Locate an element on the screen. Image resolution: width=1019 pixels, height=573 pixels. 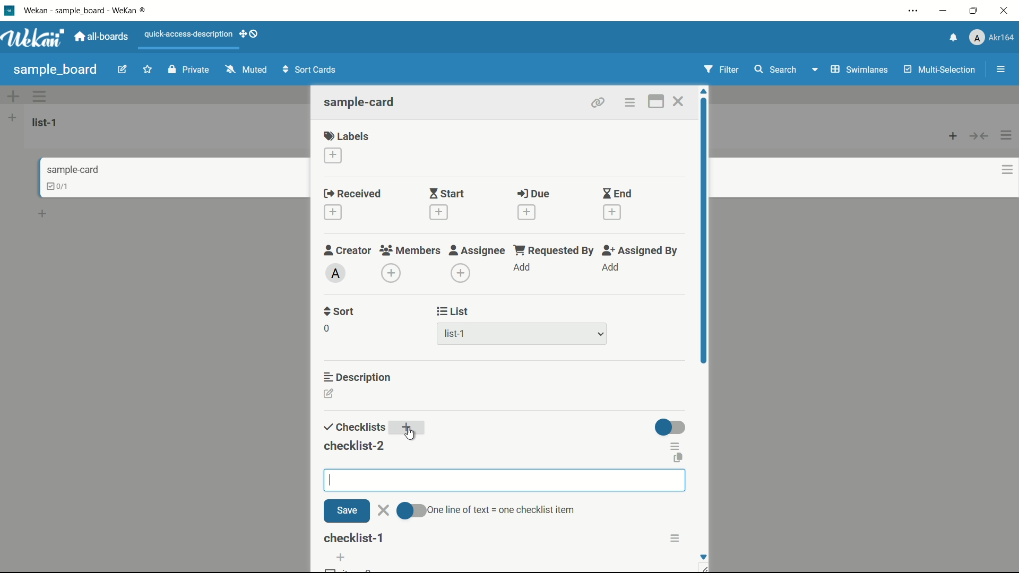
scroll bar is located at coordinates (705, 264).